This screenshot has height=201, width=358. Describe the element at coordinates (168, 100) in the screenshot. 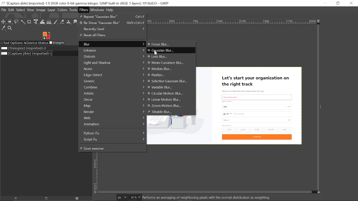

I see `Linear Motion Blur` at that location.